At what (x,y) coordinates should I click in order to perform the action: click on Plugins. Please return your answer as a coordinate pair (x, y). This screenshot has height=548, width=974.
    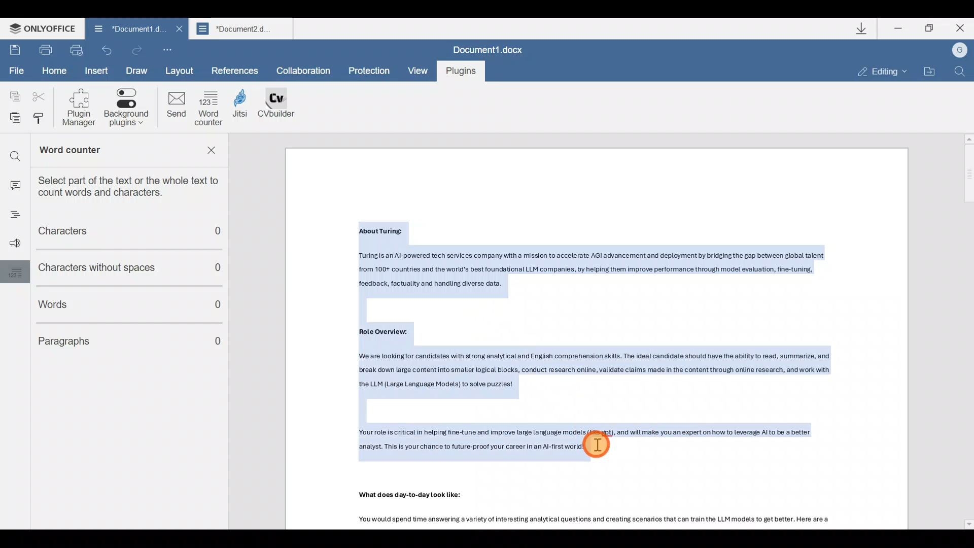
    Looking at the image, I should click on (460, 72).